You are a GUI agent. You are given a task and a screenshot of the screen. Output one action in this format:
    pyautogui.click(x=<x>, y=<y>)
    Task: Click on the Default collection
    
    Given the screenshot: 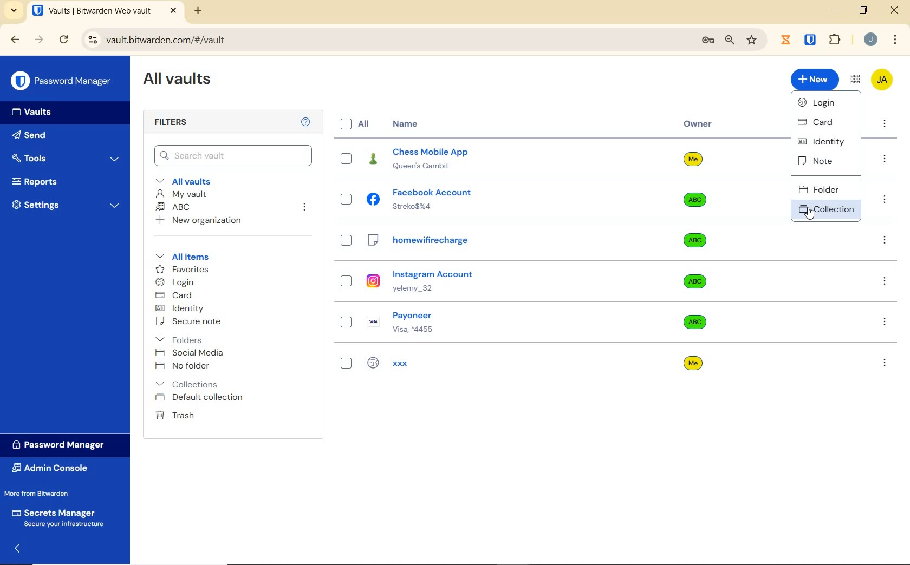 What is the action you would take?
    pyautogui.click(x=210, y=398)
    